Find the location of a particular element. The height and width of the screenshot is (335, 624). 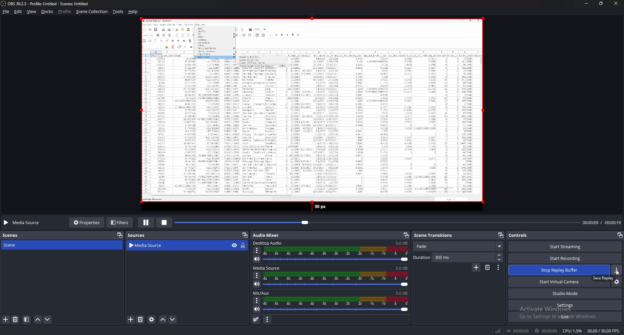

advanced audio properties is located at coordinates (256, 319).